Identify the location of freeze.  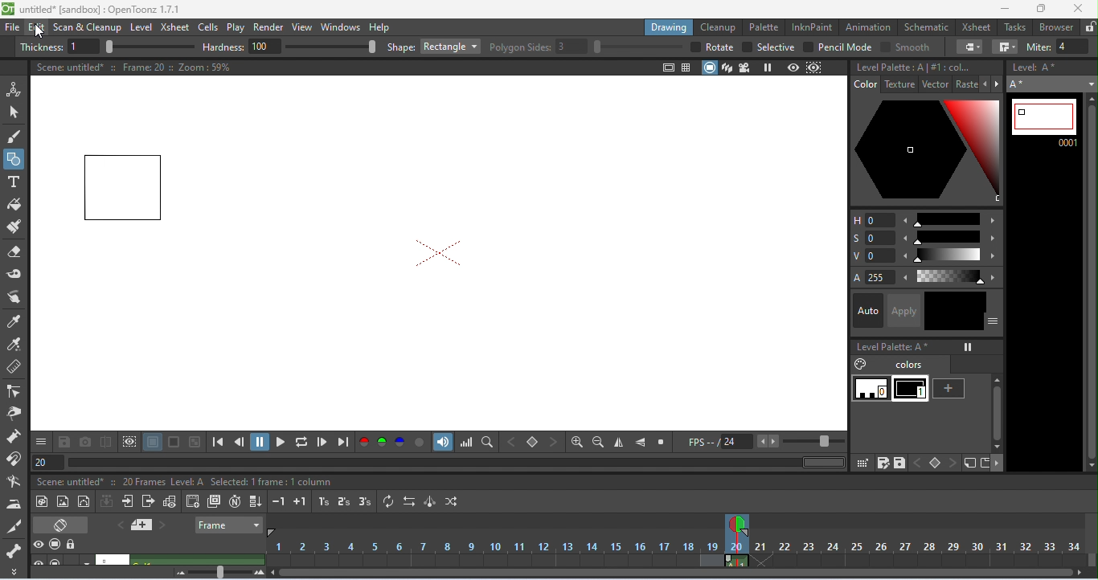
(968, 347).